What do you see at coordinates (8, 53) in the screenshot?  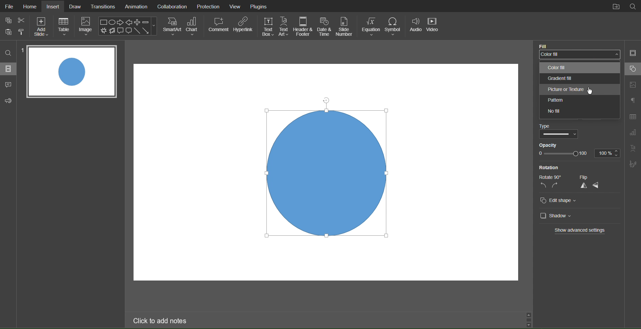 I see `Search` at bounding box center [8, 53].